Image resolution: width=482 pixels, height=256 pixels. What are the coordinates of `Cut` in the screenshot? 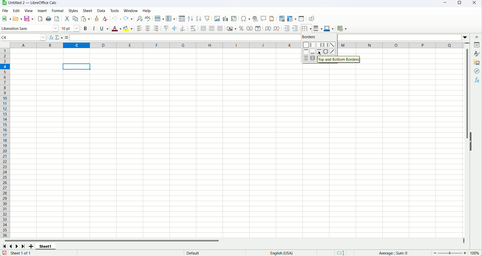 It's located at (67, 19).